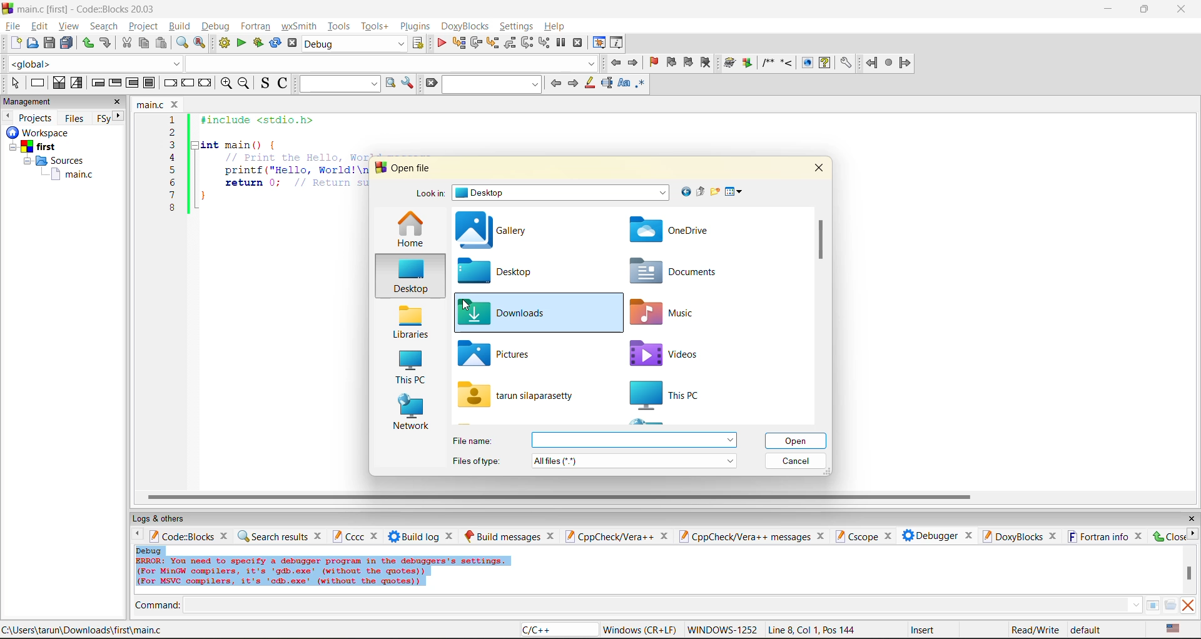 The image size is (1201, 639). Describe the element at coordinates (16, 43) in the screenshot. I see `new` at that location.